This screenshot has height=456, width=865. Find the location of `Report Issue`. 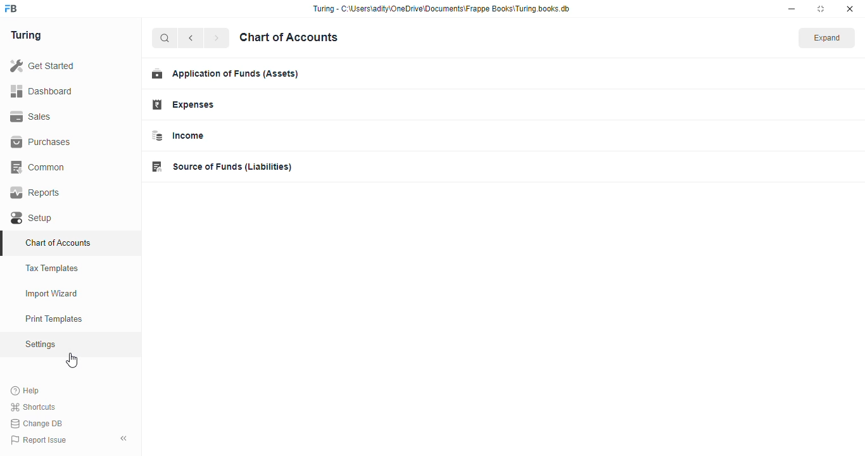

Report Issue is located at coordinates (40, 440).